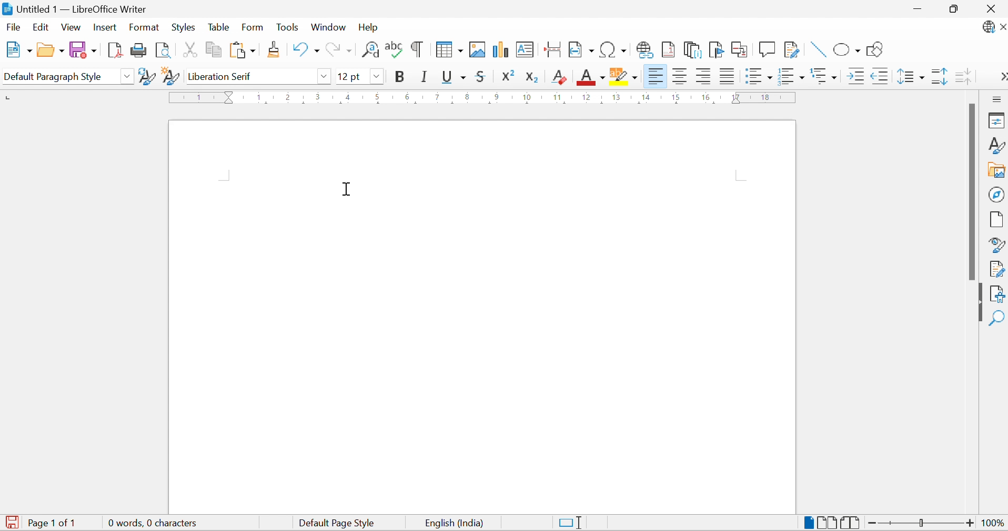 The width and height of the screenshot is (1008, 531). I want to click on Find, so click(998, 316).